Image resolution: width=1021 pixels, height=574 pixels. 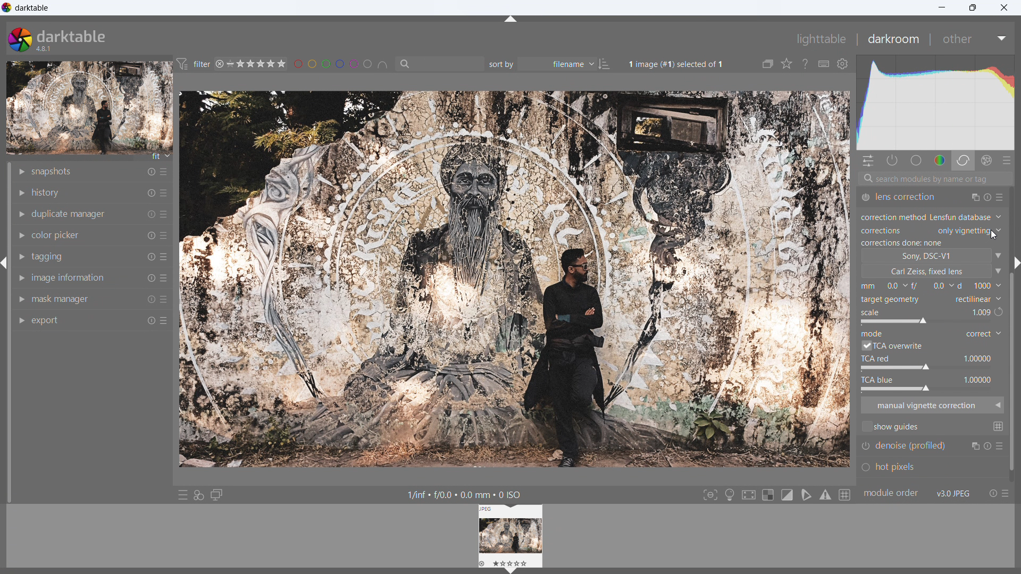 What do you see at coordinates (682, 65) in the screenshot?
I see `1image (#1) selected of 1` at bounding box center [682, 65].